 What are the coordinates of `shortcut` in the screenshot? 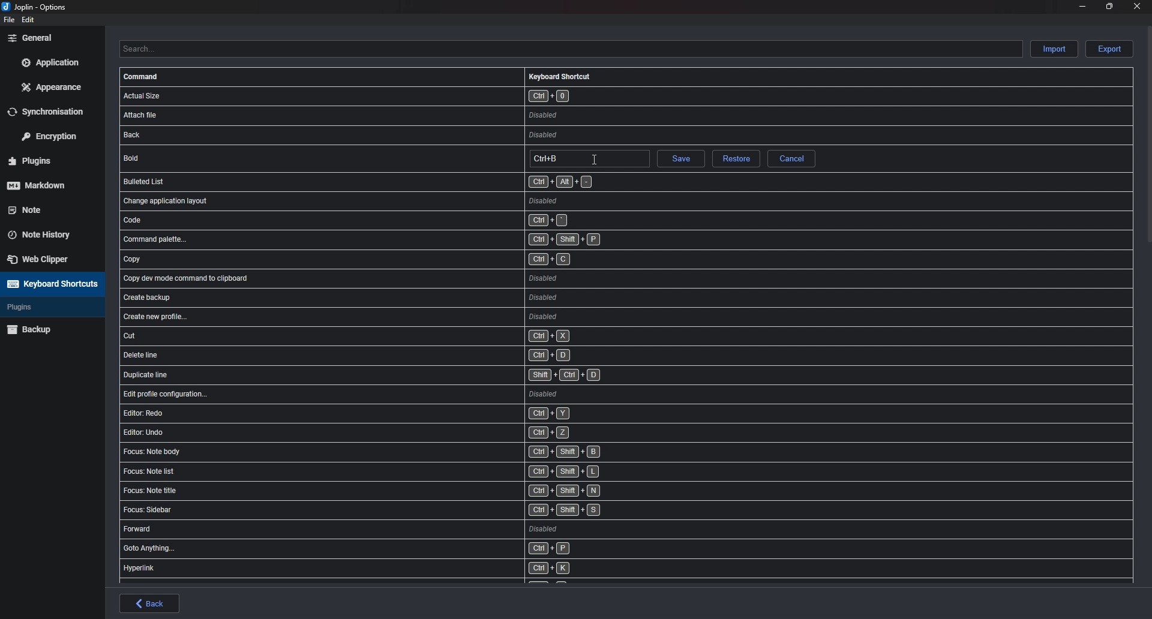 It's located at (408, 336).